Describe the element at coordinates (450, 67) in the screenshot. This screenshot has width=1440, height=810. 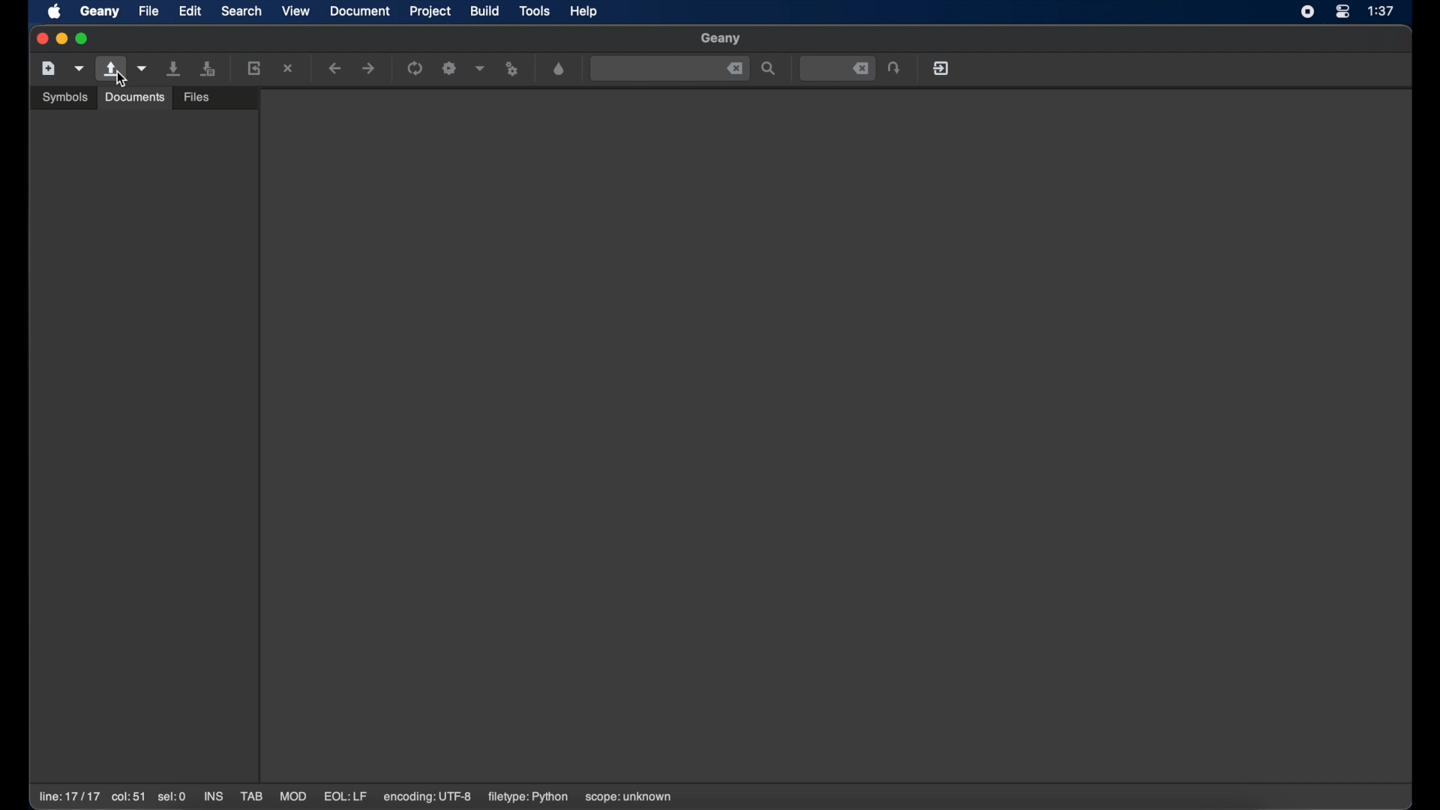
I see `build the current file` at that location.